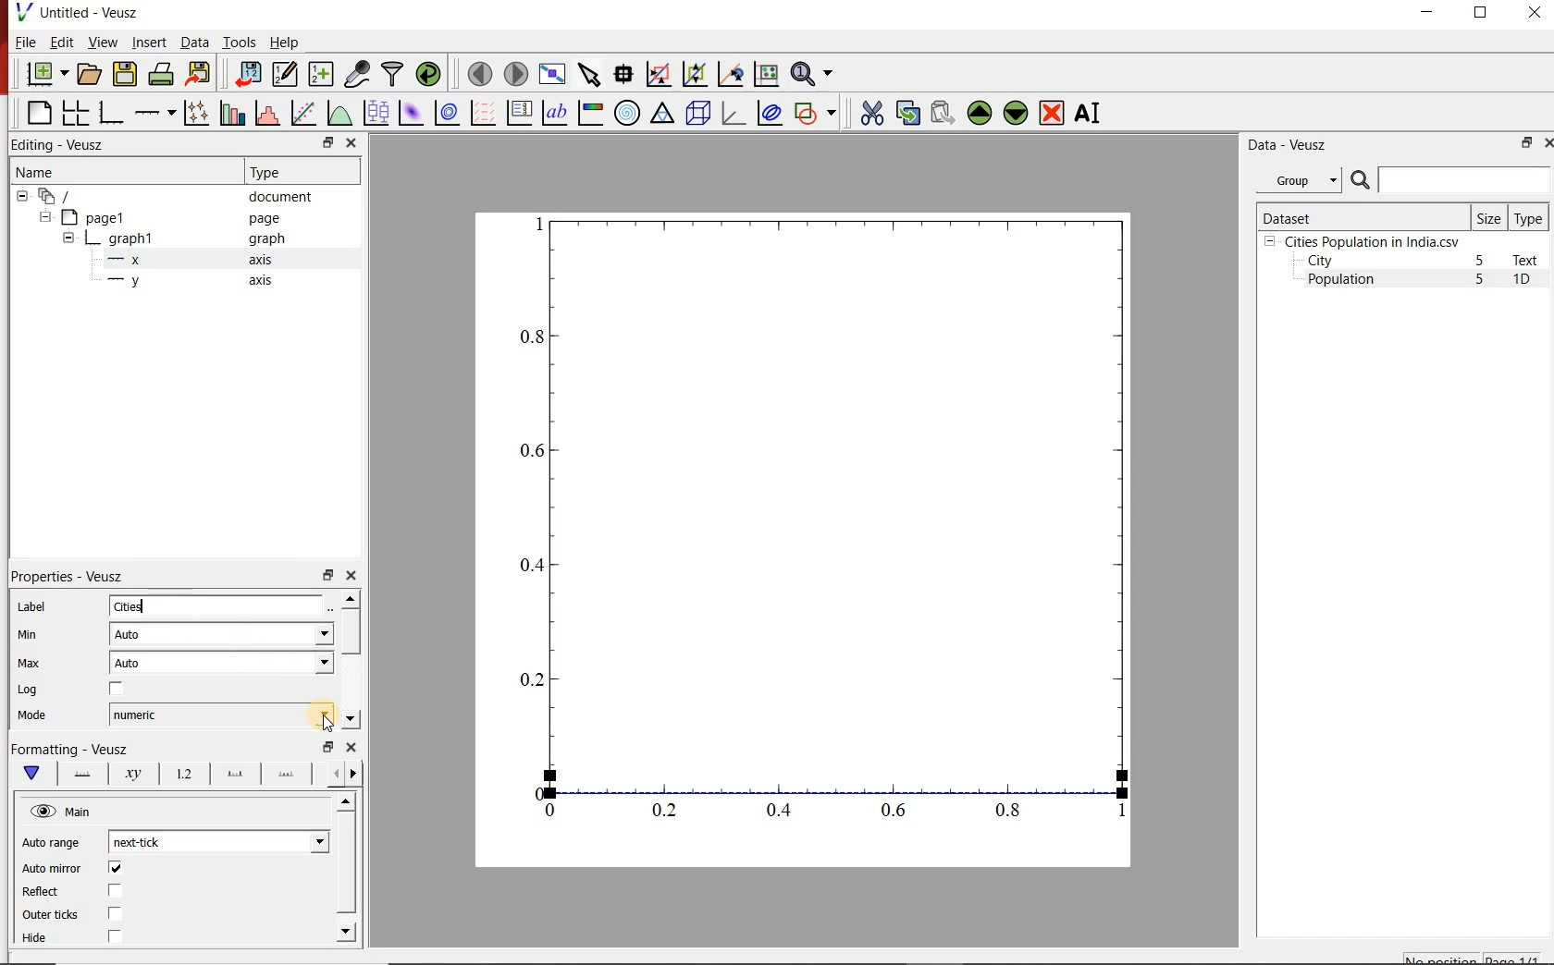  Describe the element at coordinates (52, 843) in the screenshot. I see `Auto range` at that location.